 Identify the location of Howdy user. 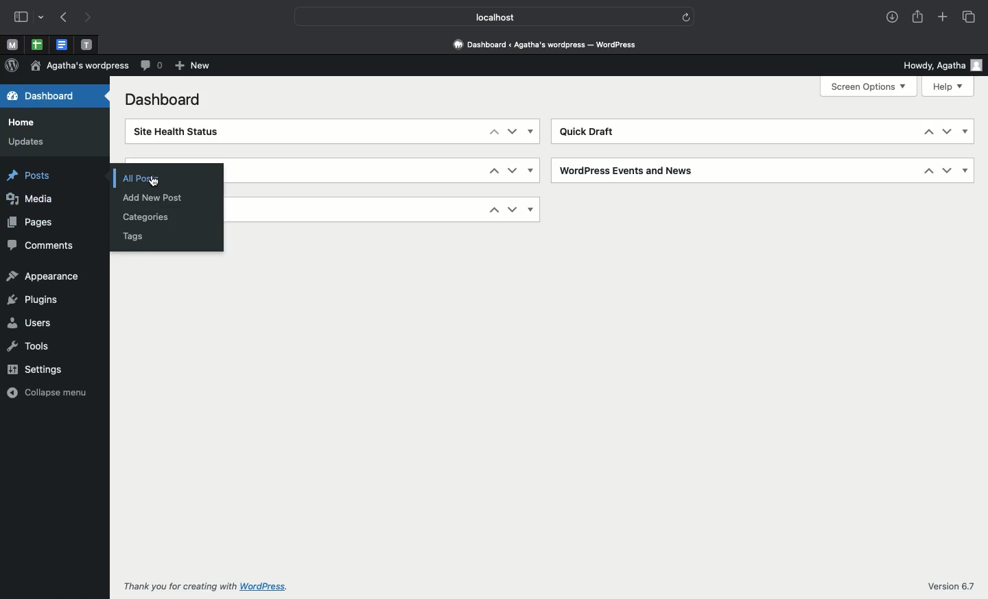
(943, 66).